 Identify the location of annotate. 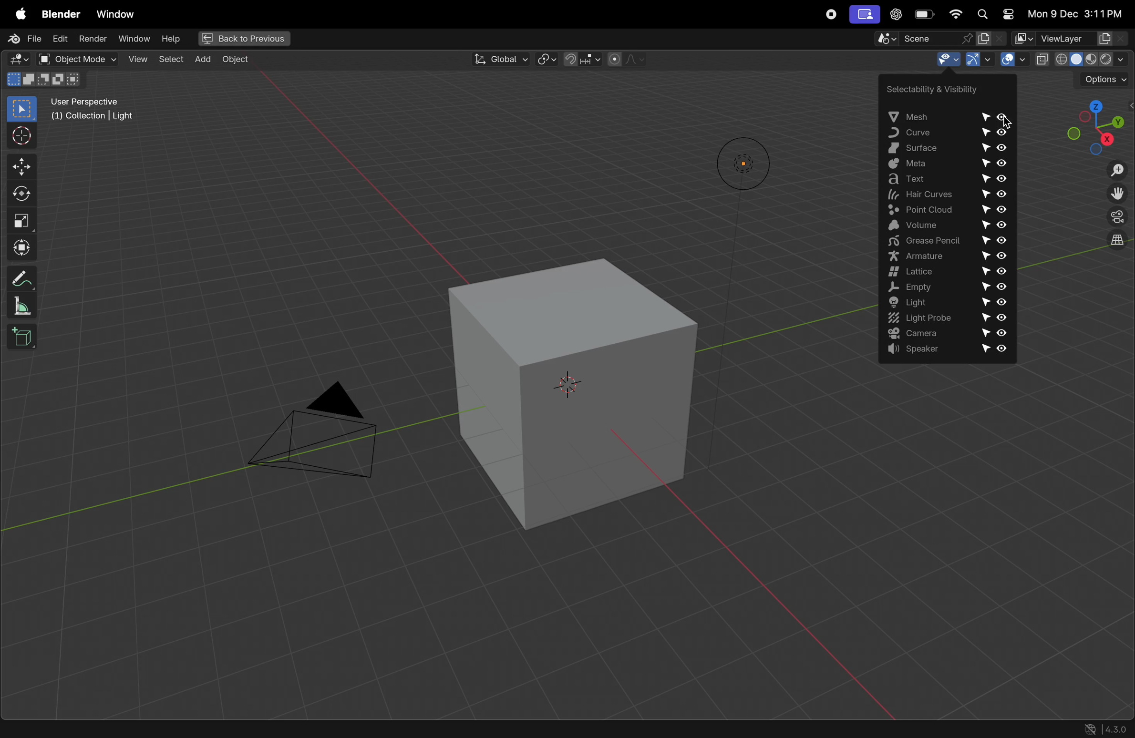
(22, 278).